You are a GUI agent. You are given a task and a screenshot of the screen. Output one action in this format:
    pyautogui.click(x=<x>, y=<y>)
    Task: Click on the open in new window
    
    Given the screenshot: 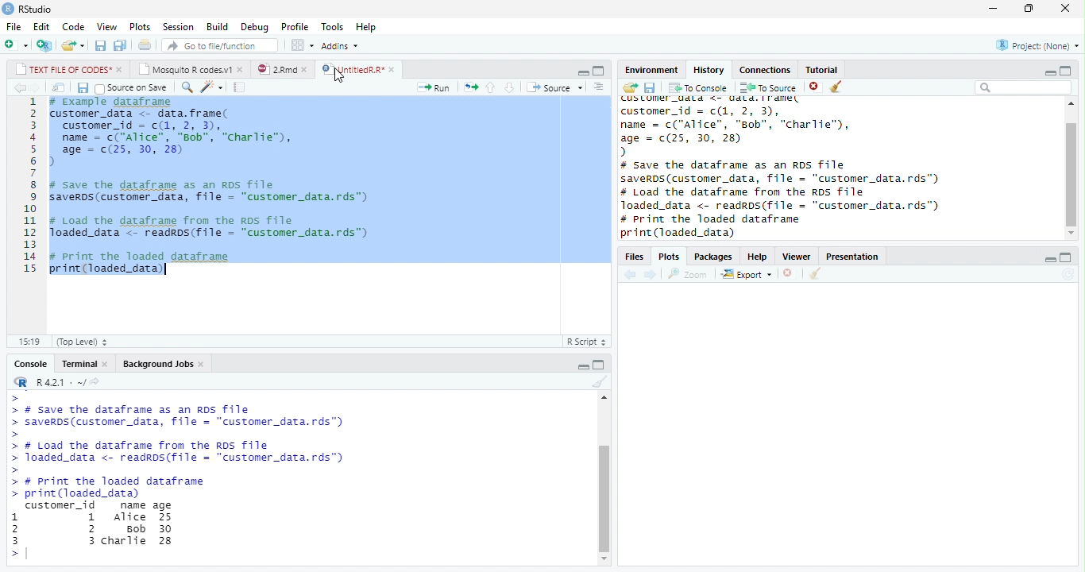 What is the action you would take?
    pyautogui.click(x=60, y=88)
    